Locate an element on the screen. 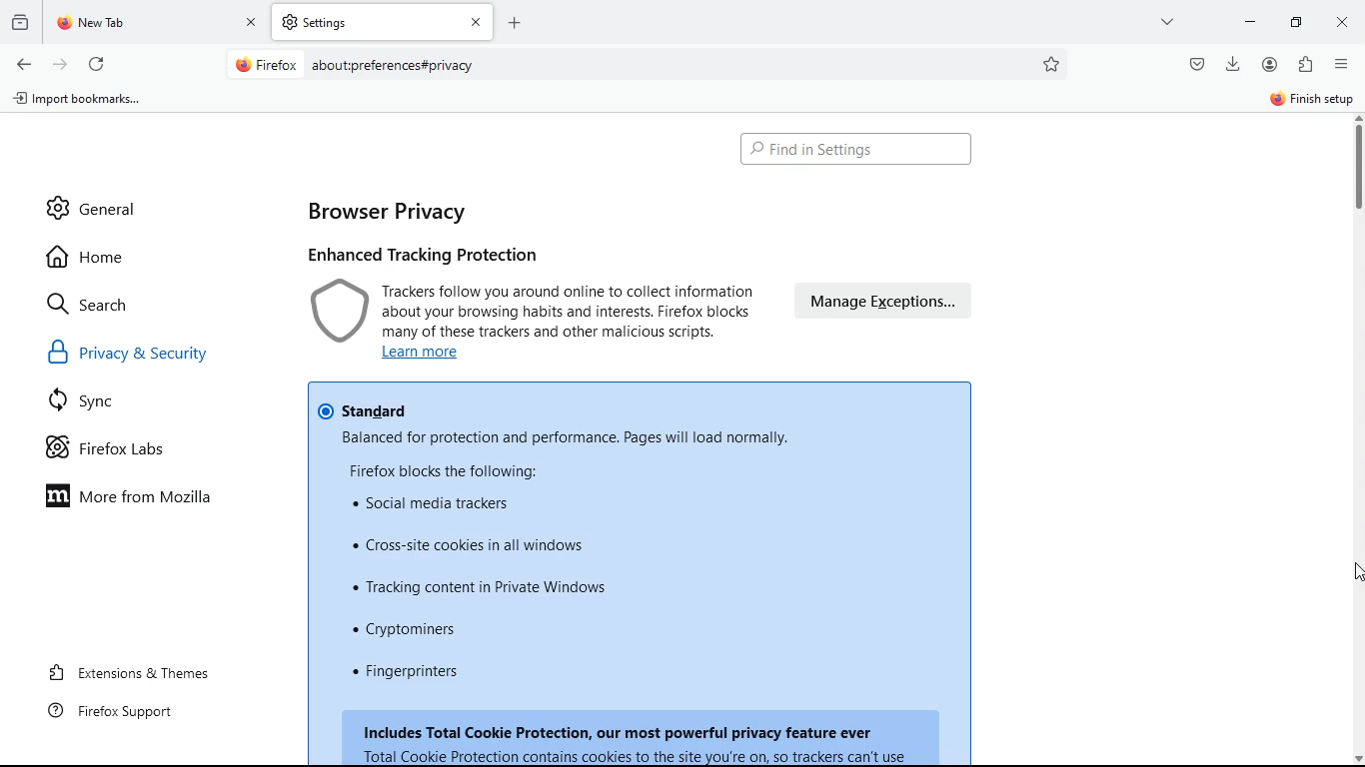 The width and height of the screenshot is (1365, 767). forward is located at coordinates (60, 63).